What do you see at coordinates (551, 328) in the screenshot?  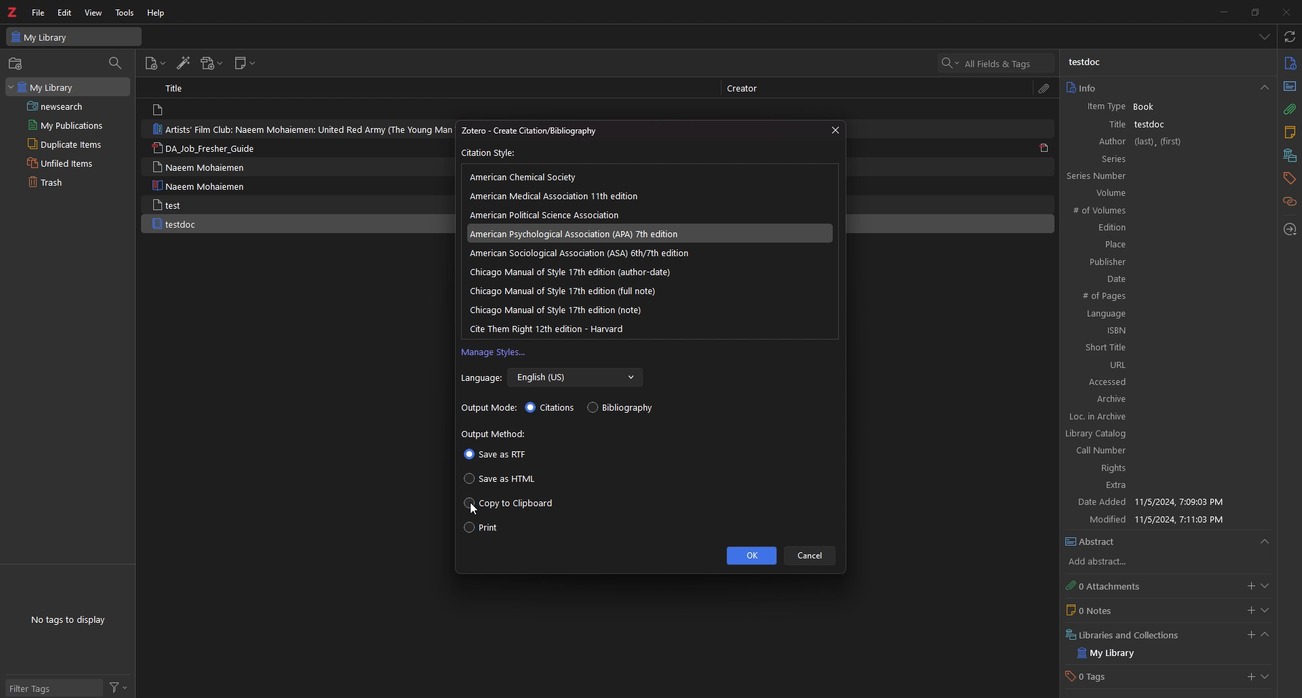 I see `cite them right 12th edition harvard` at bounding box center [551, 328].